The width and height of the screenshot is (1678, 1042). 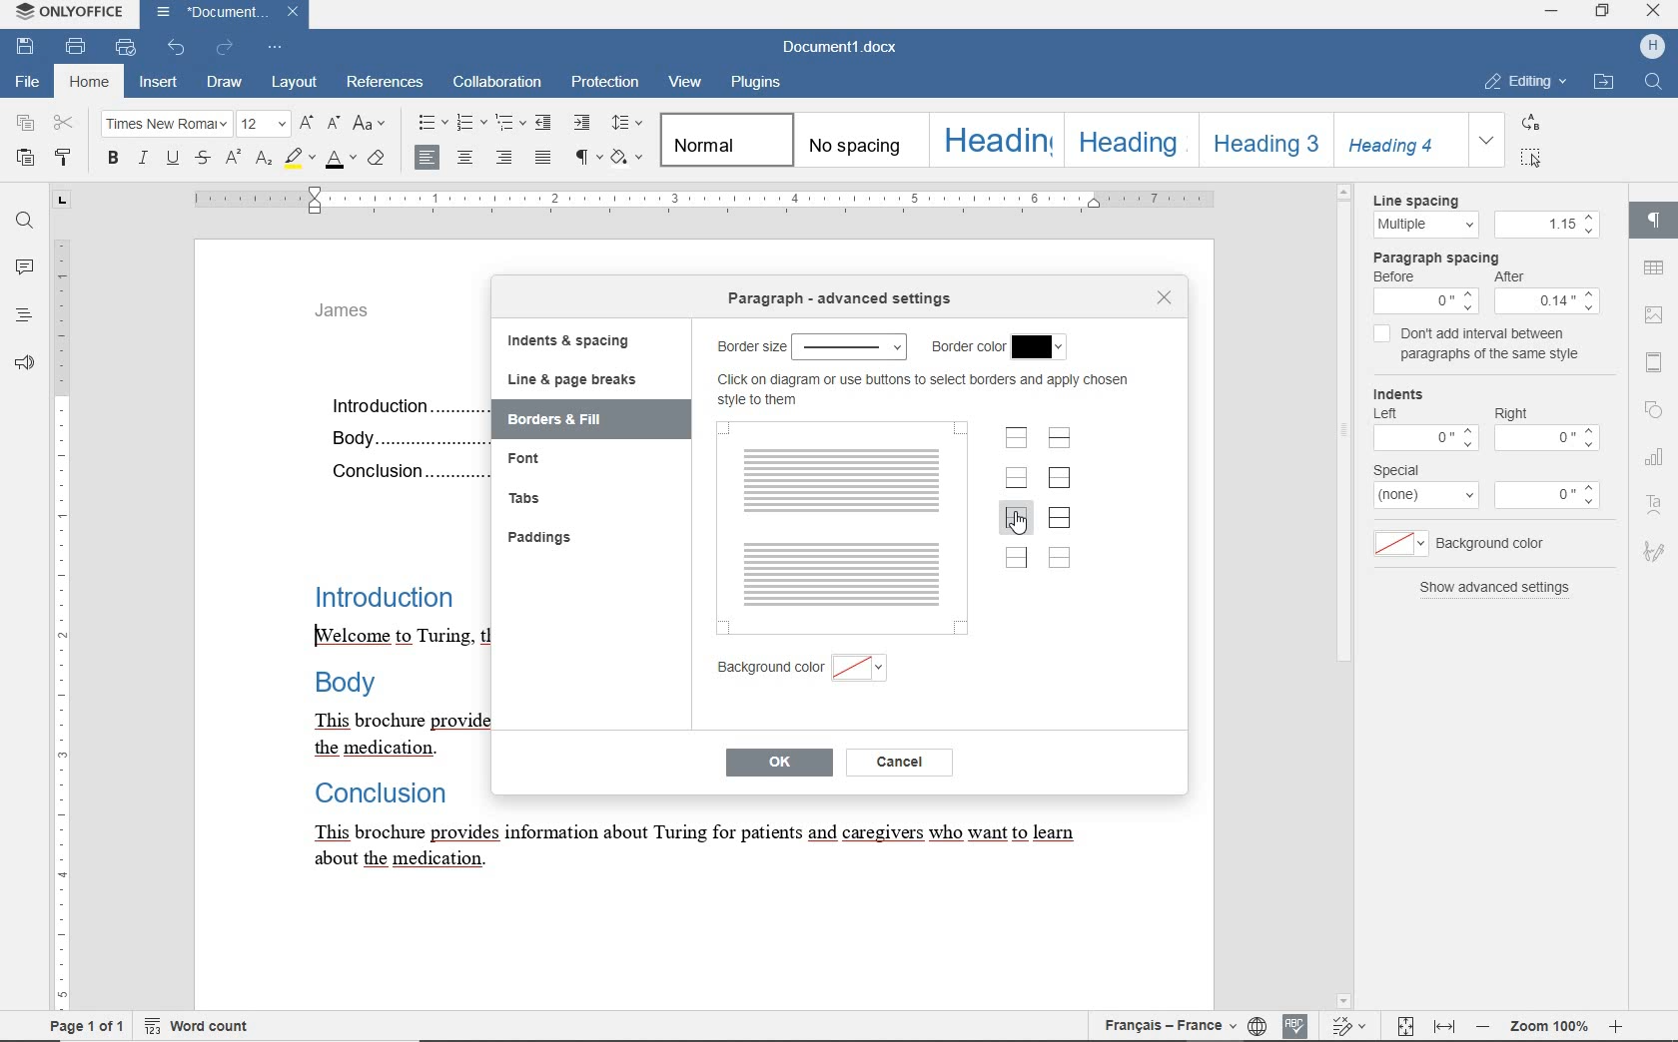 What do you see at coordinates (175, 160) in the screenshot?
I see `underline` at bounding box center [175, 160].